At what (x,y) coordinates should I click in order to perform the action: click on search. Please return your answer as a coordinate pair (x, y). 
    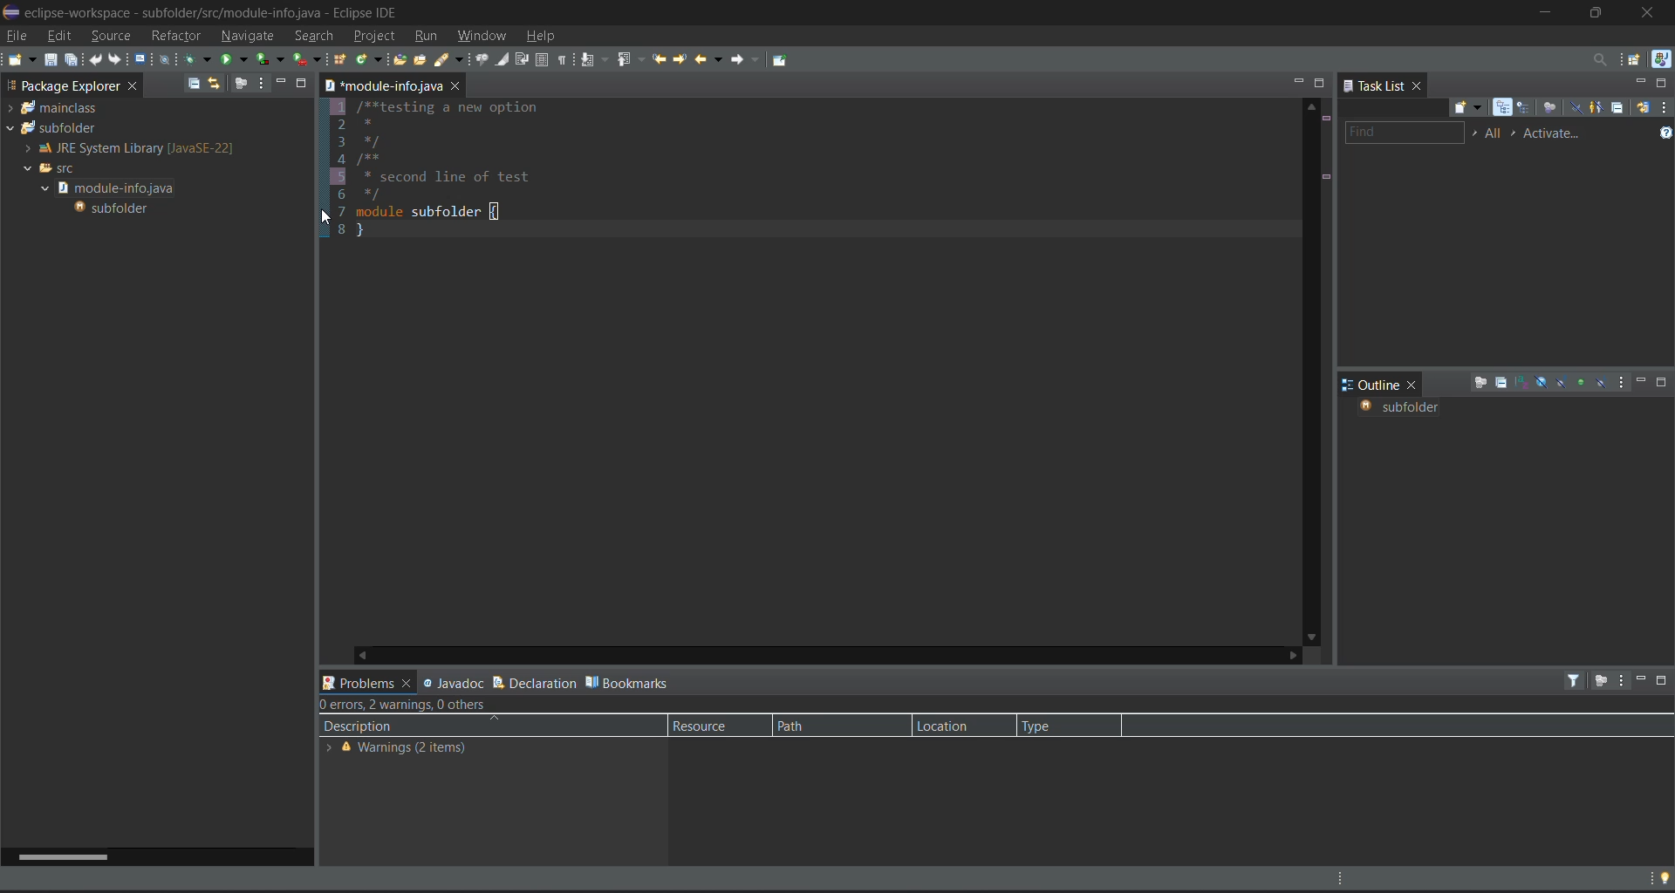
    Looking at the image, I should click on (312, 33).